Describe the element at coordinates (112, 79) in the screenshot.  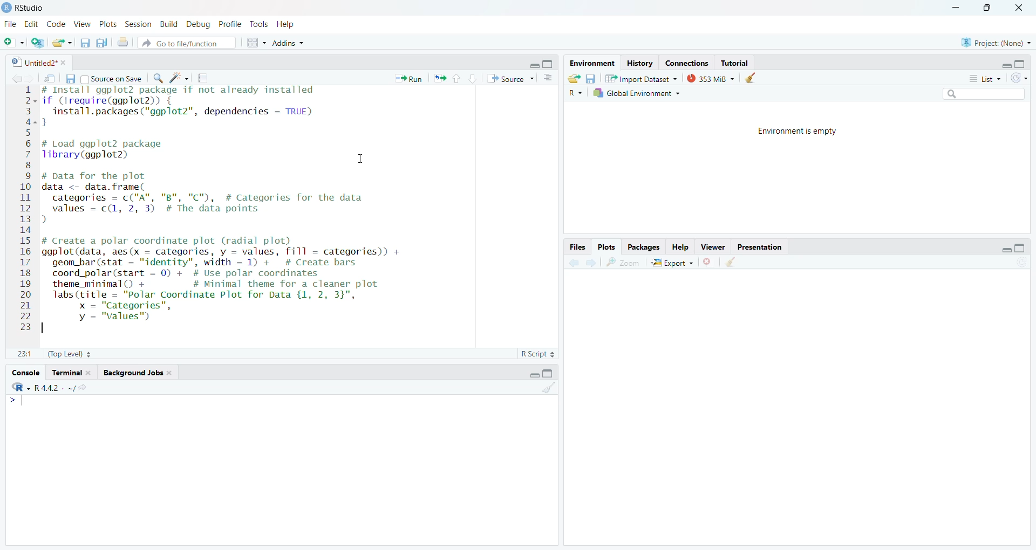
I see `Source on Save` at that location.